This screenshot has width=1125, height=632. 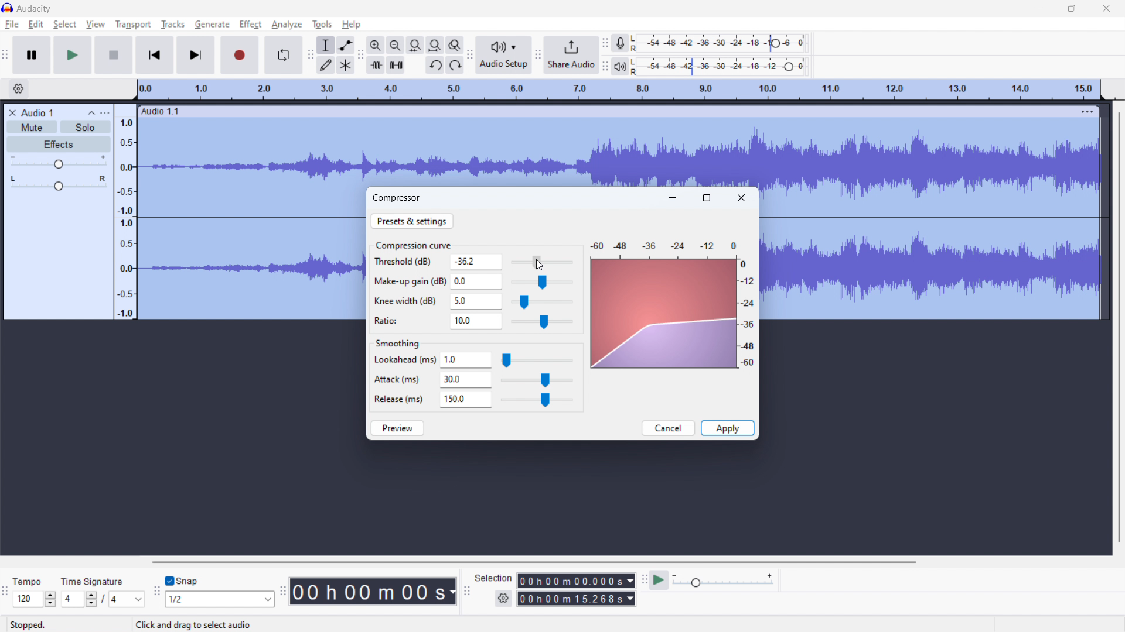 I want to click on zoom out, so click(x=396, y=45).